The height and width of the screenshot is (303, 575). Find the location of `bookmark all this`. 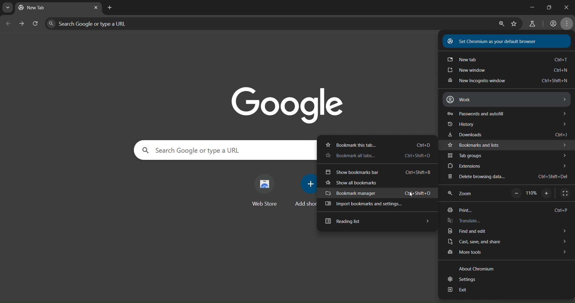

bookmark all this is located at coordinates (379, 156).